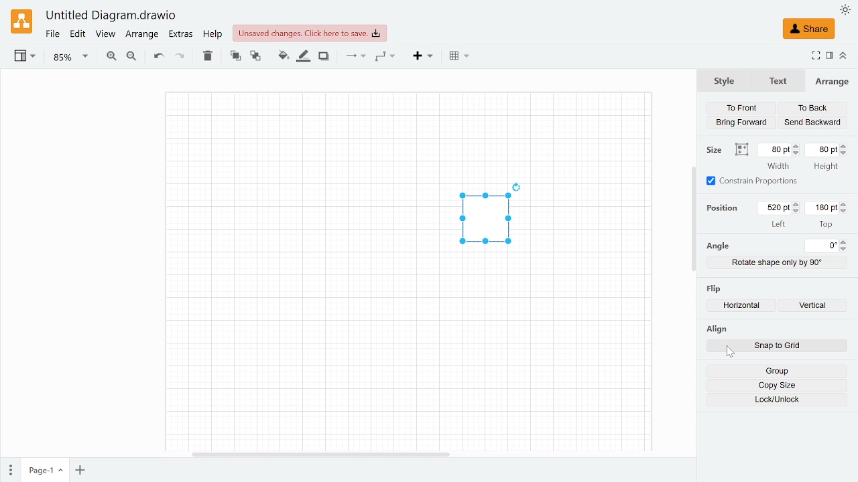 The width and height of the screenshot is (858, 482). Describe the element at coordinates (793, 347) in the screenshot. I see `Snap to grid` at that location.